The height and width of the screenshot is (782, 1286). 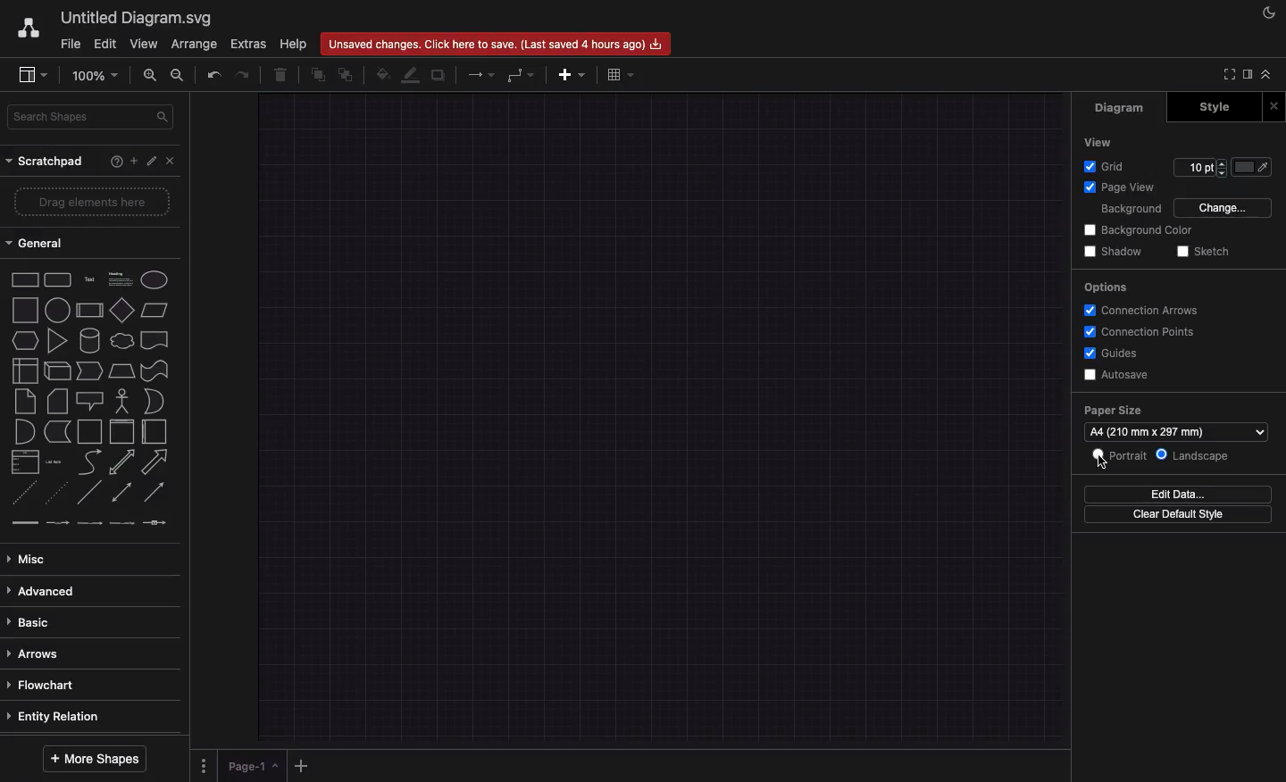 I want to click on Style , so click(x=1221, y=107).